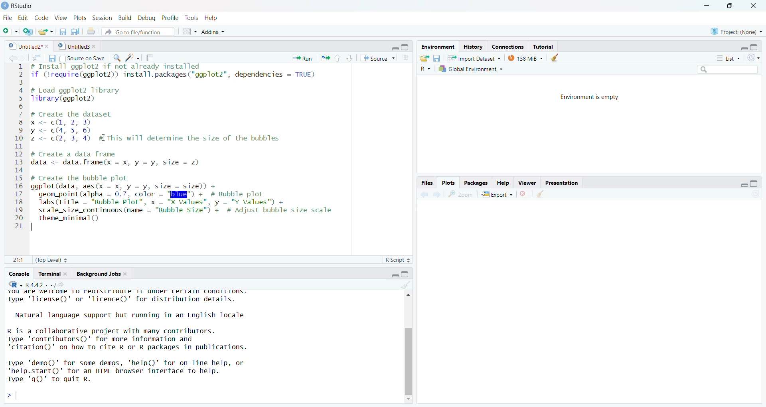  I want to click on clear console, so click(401, 285).